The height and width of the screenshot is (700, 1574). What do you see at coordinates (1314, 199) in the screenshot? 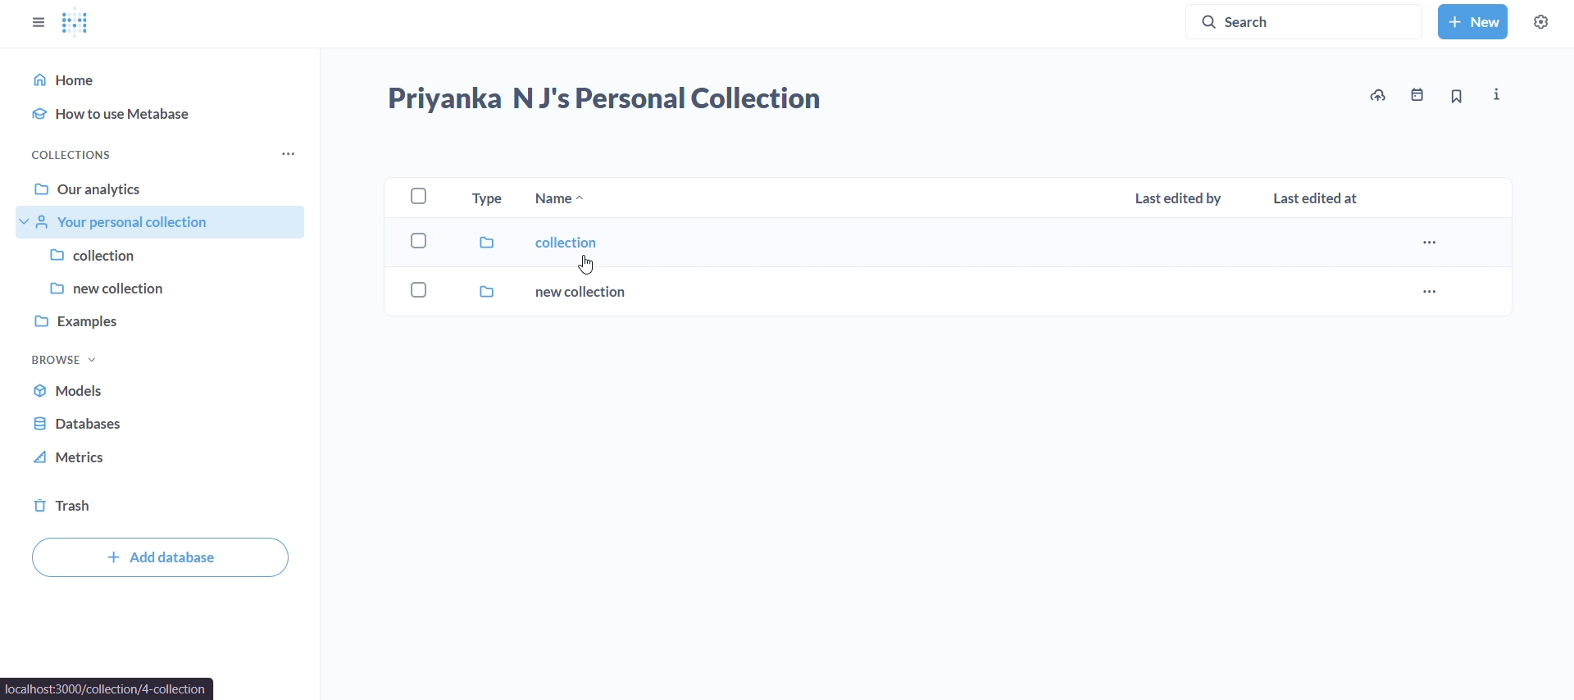
I see `last edited at` at bounding box center [1314, 199].